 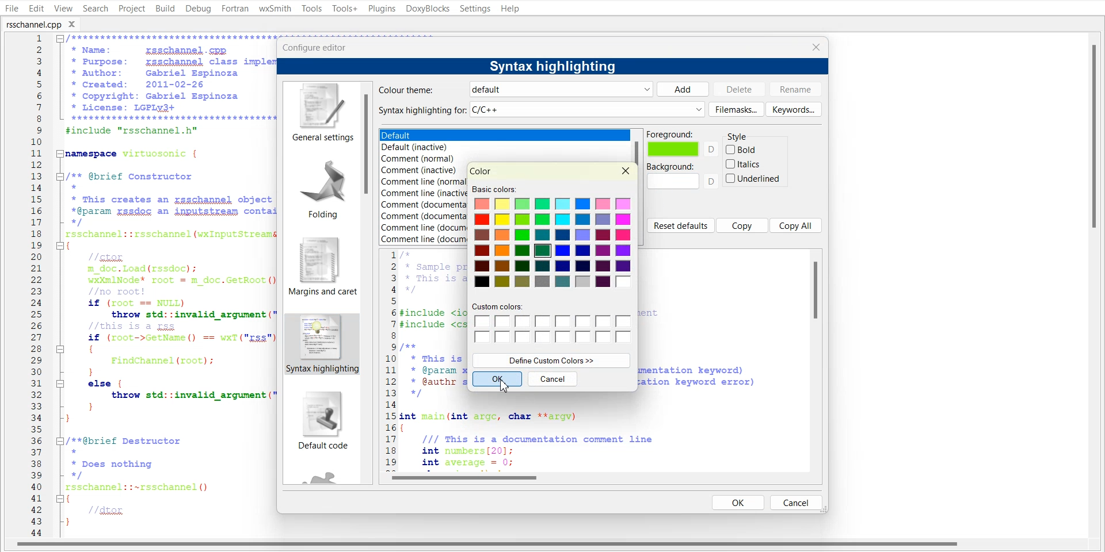 What do you see at coordinates (368, 283) in the screenshot?
I see `Vertical scroll bar` at bounding box center [368, 283].